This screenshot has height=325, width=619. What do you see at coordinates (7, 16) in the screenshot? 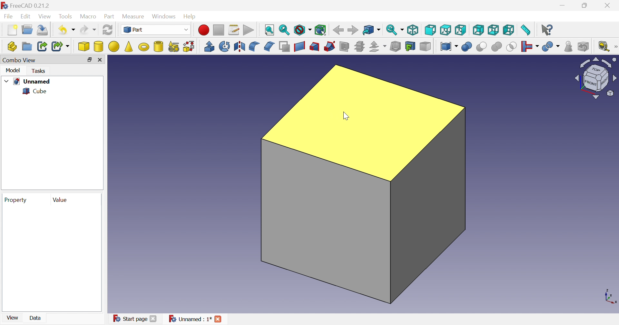
I see `File` at bounding box center [7, 16].